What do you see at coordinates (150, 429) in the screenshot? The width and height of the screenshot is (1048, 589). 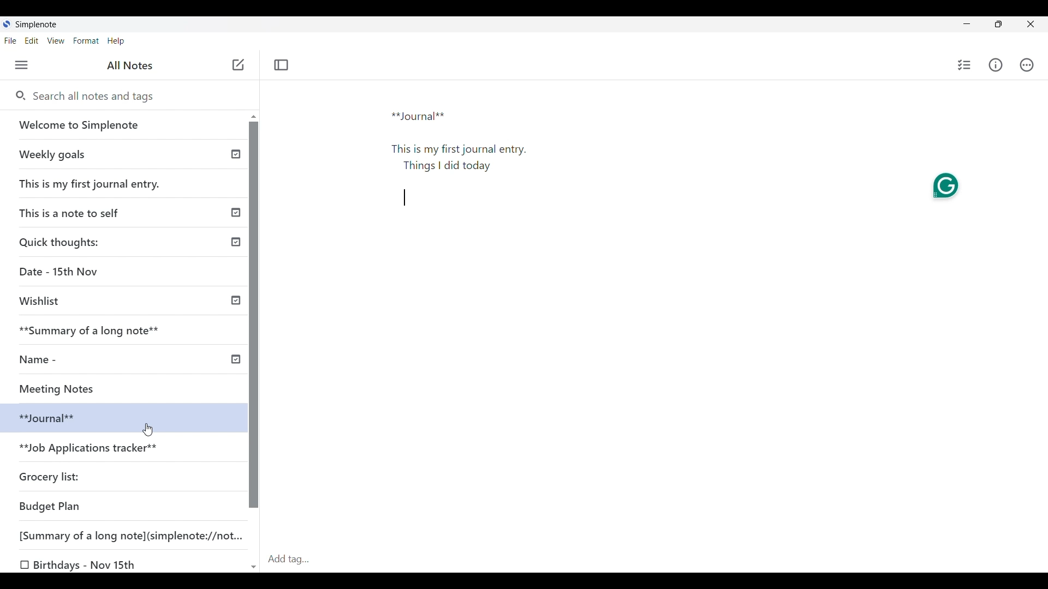 I see `cursor` at bounding box center [150, 429].